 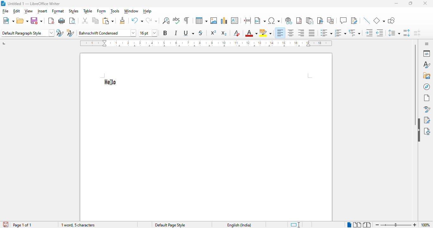 What do you see at coordinates (326, 33) in the screenshot?
I see `toggle unordered list` at bounding box center [326, 33].